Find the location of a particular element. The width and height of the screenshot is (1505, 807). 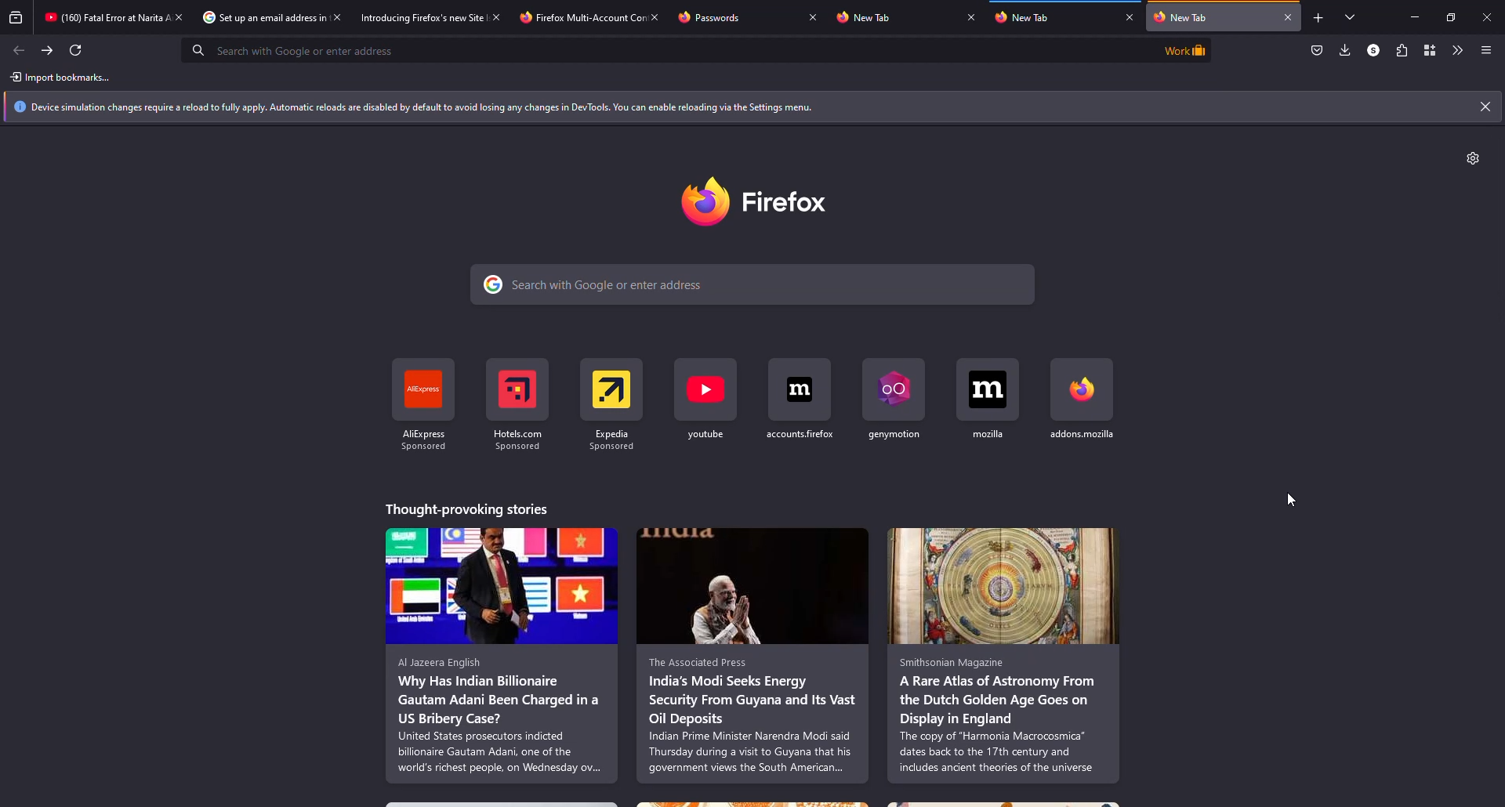

tab is located at coordinates (256, 18).